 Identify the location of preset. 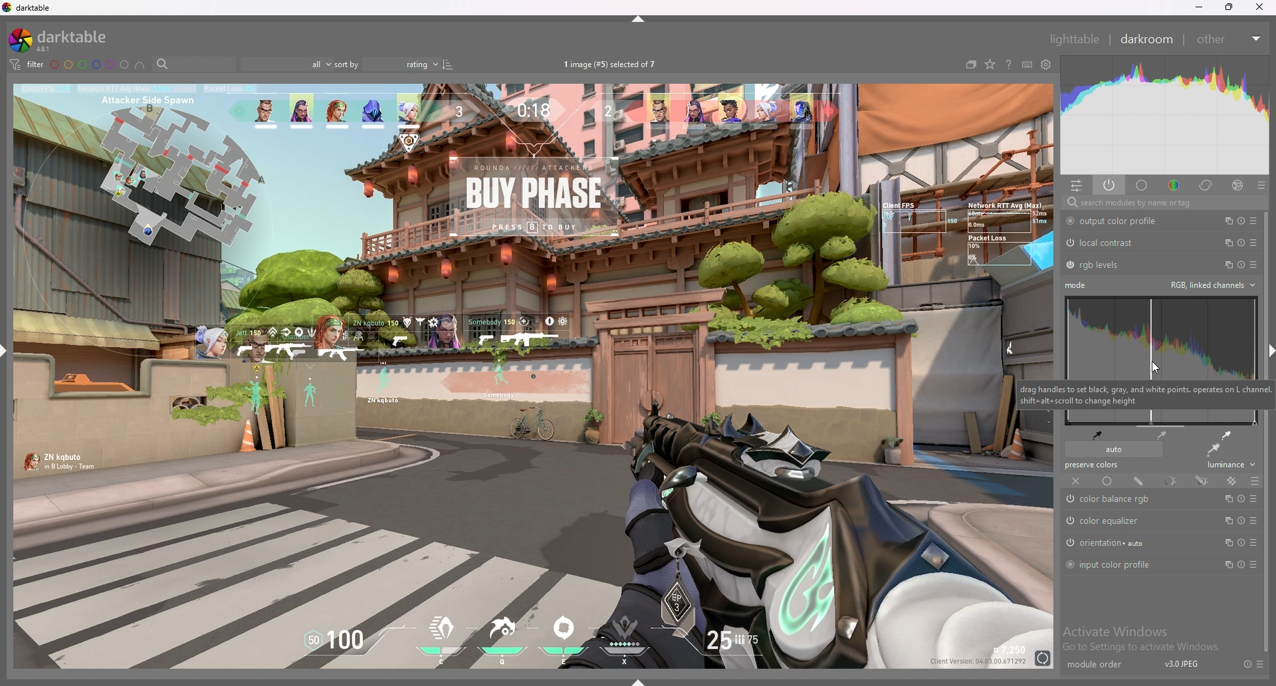
(1254, 542).